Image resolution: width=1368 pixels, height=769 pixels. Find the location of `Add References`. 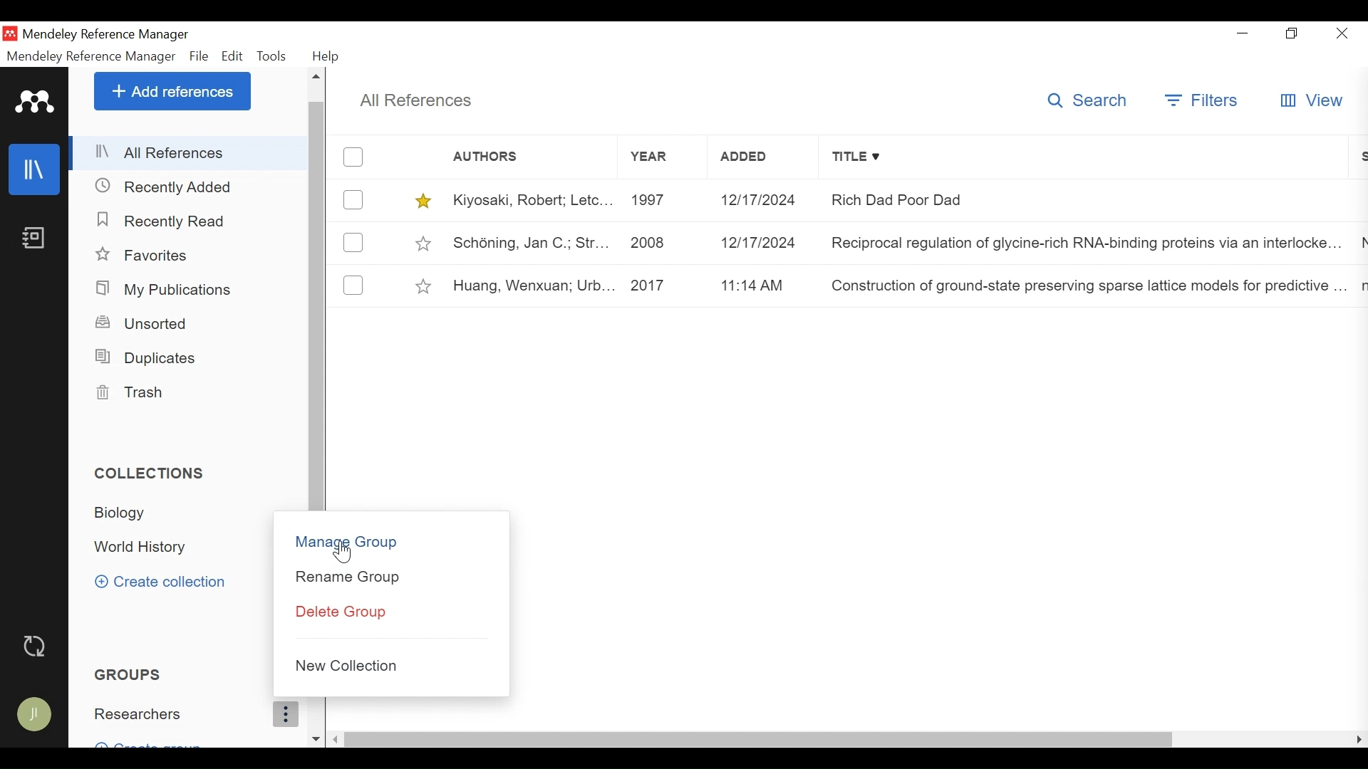

Add References is located at coordinates (172, 90).